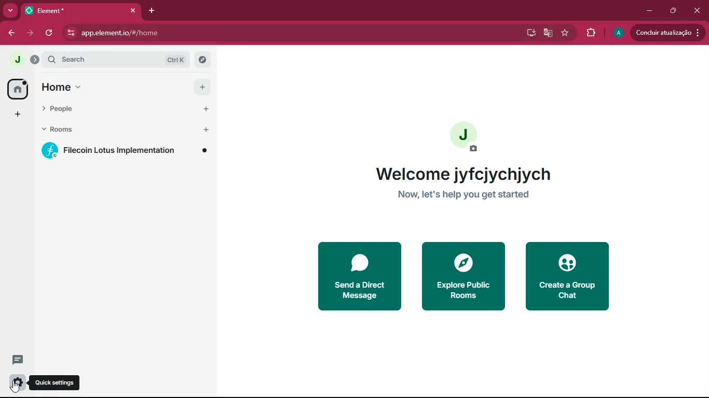 The width and height of the screenshot is (709, 398). Describe the element at coordinates (68, 129) in the screenshot. I see `rooms` at that location.